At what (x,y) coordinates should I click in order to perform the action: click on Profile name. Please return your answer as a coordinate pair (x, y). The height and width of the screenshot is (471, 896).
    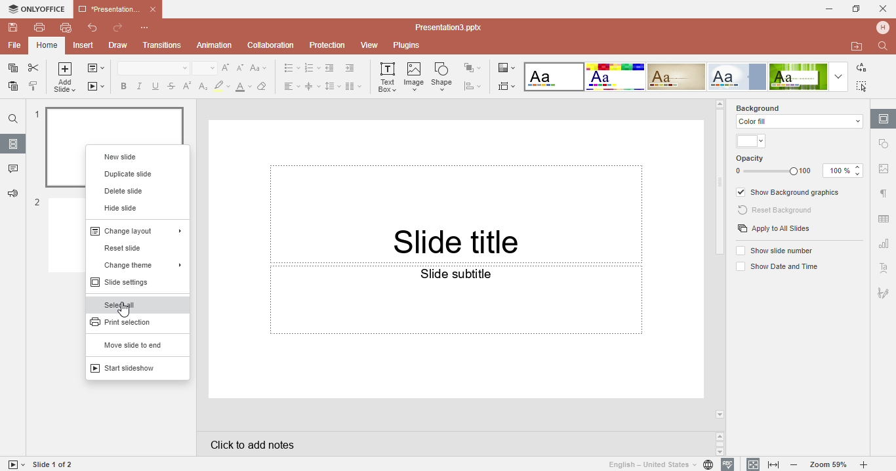
    Looking at the image, I should click on (884, 27).